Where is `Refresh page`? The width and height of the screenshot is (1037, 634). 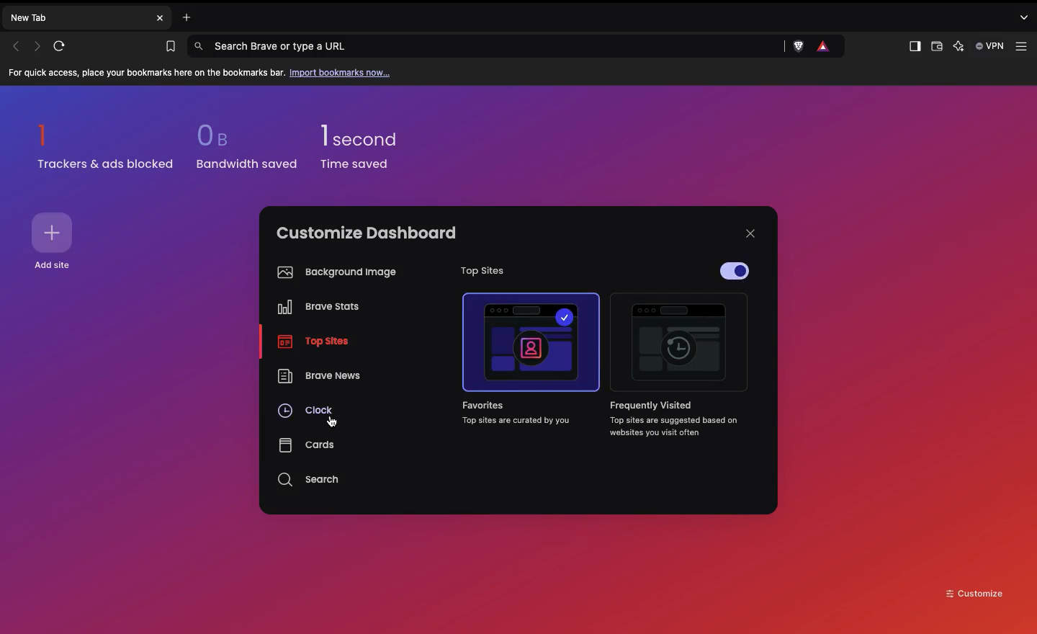
Refresh page is located at coordinates (64, 46).